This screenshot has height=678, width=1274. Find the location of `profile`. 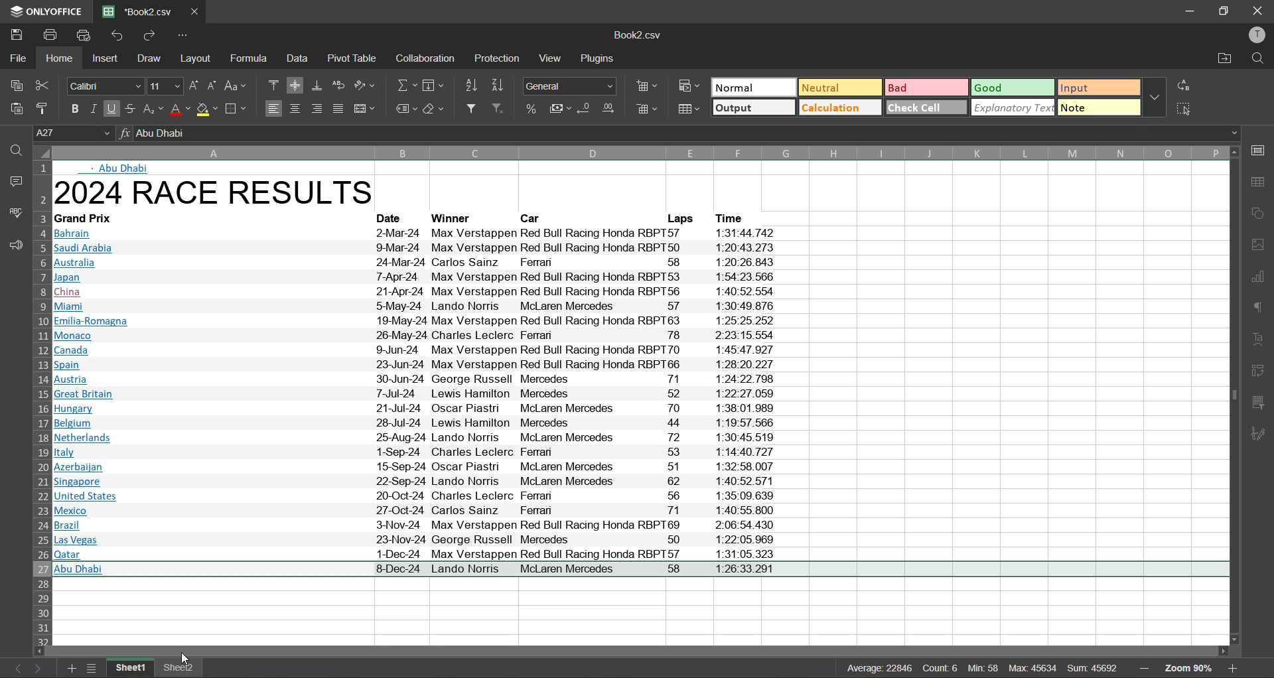

profile is located at coordinates (1258, 36).